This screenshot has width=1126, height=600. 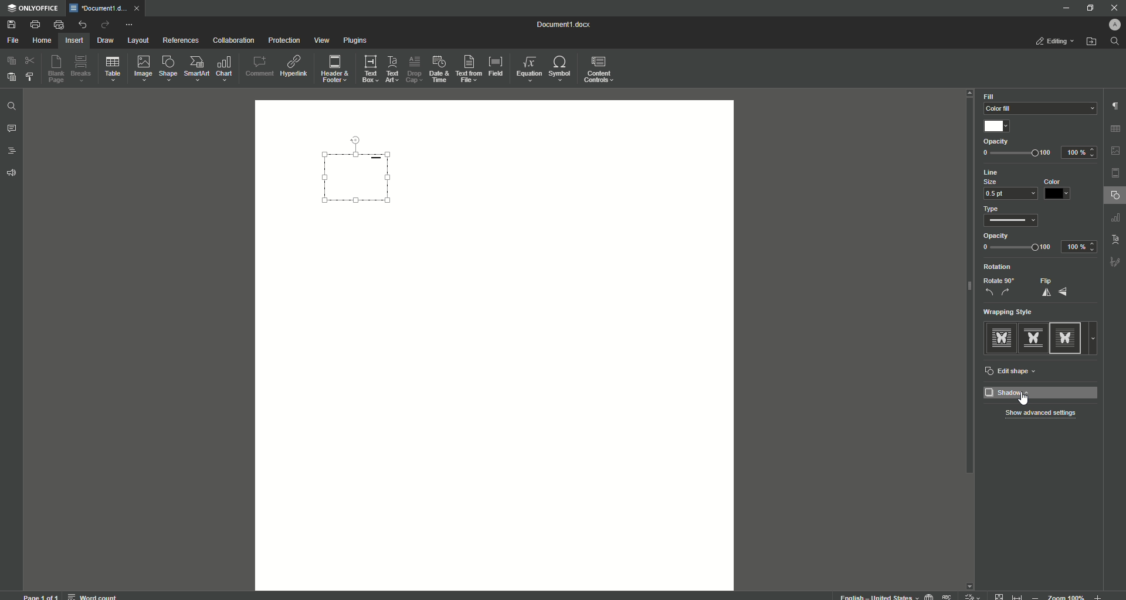 What do you see at coordinates (167, 68) in the screenshot?
I see `Shape` at bounding box center [167, 68].